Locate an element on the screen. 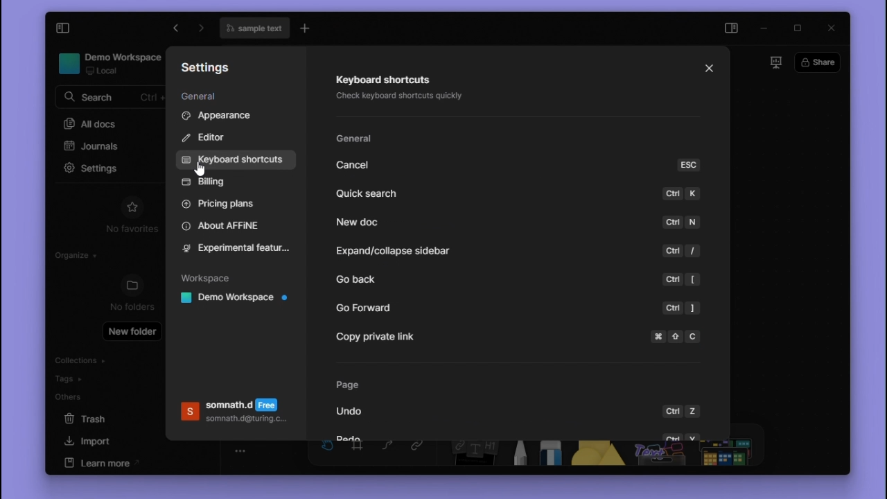  organize is located at coordinates (71, 253).